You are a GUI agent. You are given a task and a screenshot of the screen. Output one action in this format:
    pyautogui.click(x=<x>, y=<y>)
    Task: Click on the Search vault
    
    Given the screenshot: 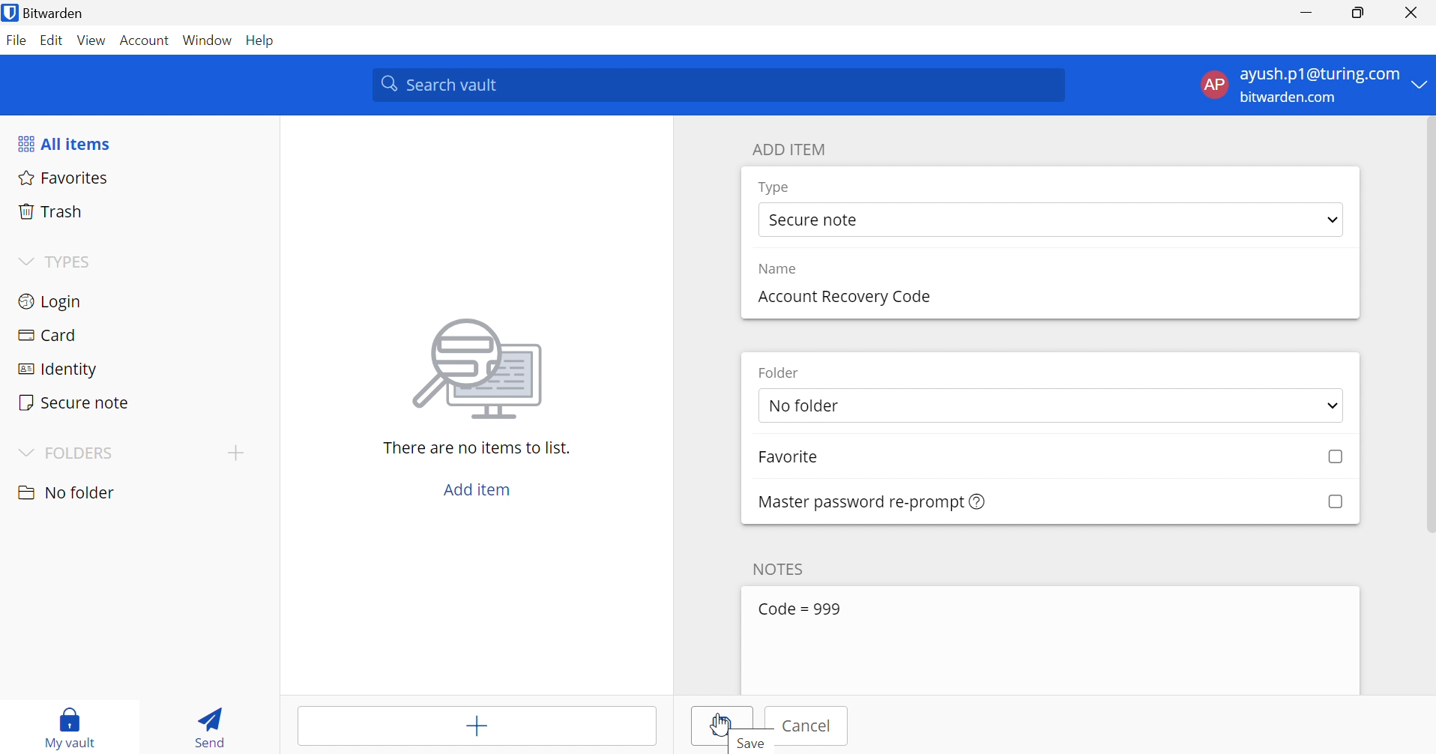 What is the action you would take?
    pyautogui.click(x=720, y=85)
    